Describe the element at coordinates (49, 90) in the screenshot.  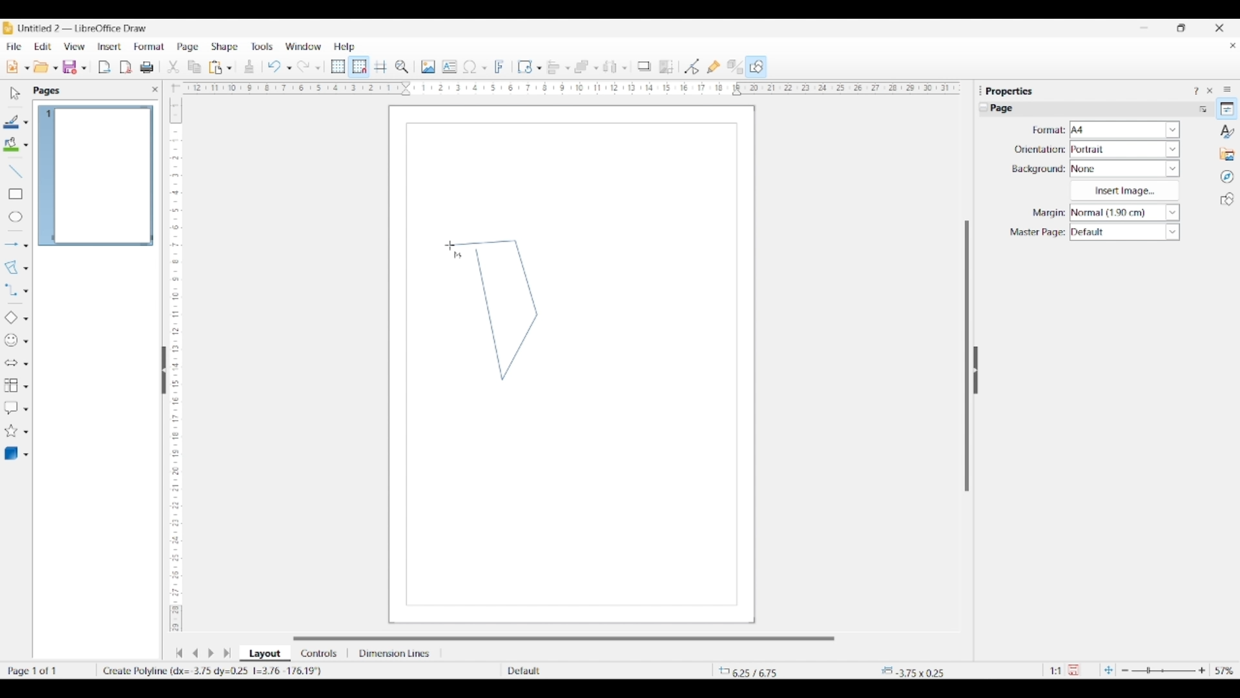
I see `Section title - Pages` at that location.